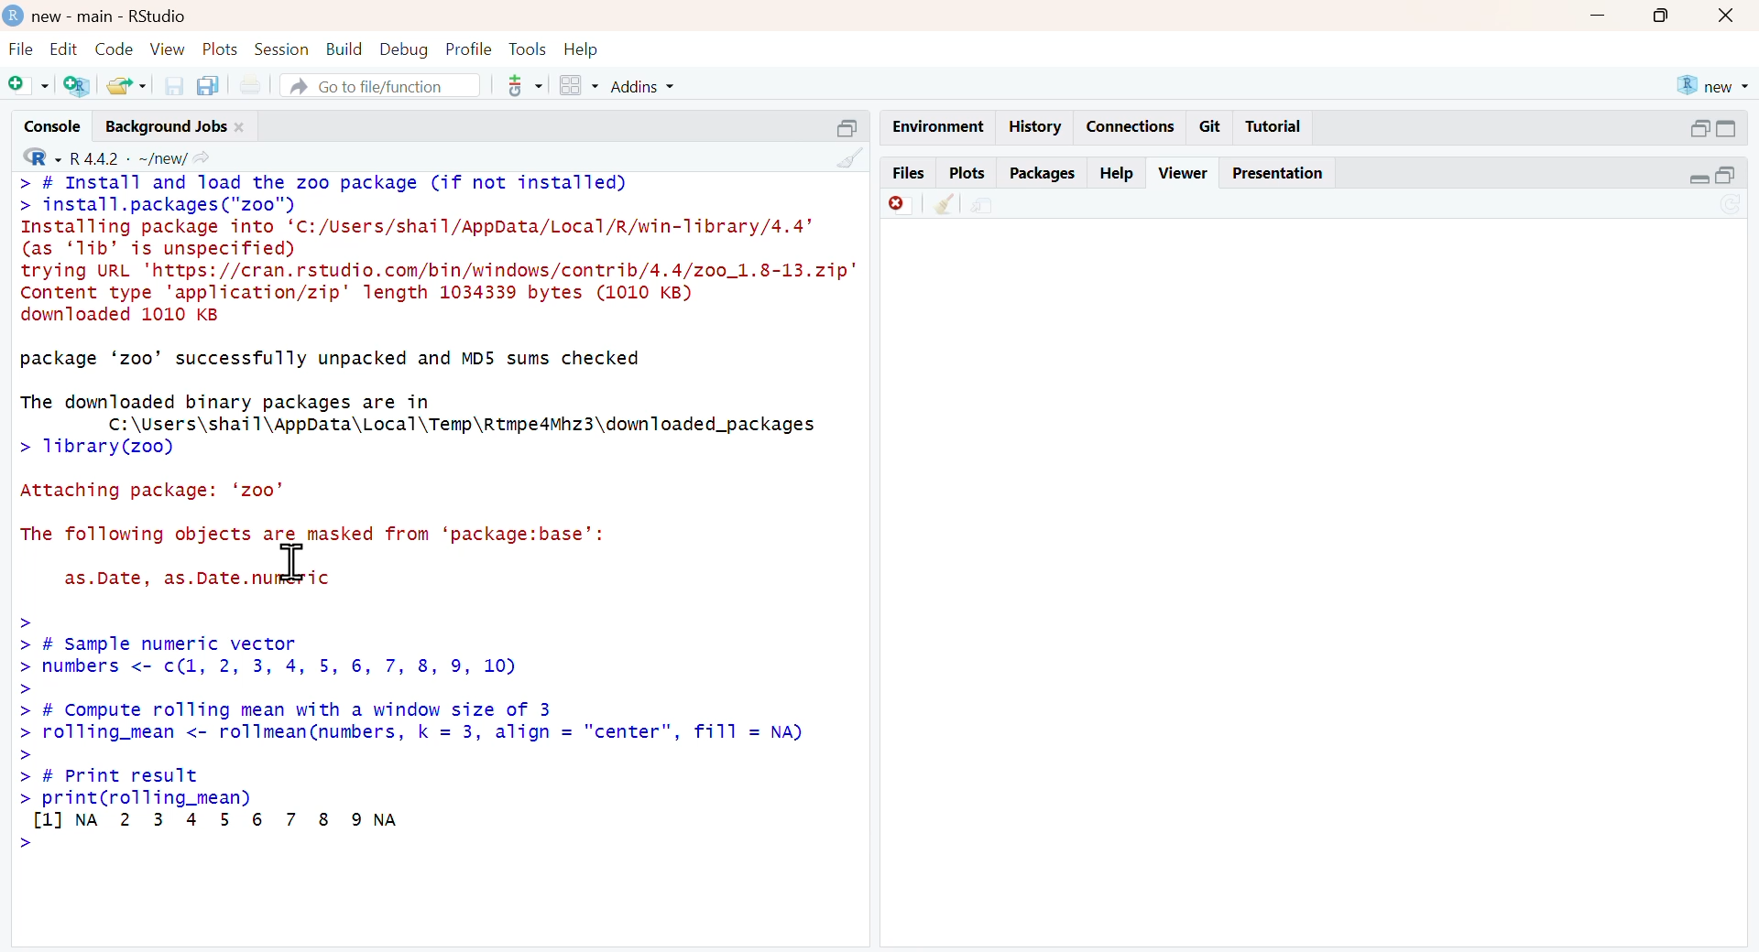 The height and width of the screenshot is (952, 1759). I want to click on switch to full view, so click(1726, 128).